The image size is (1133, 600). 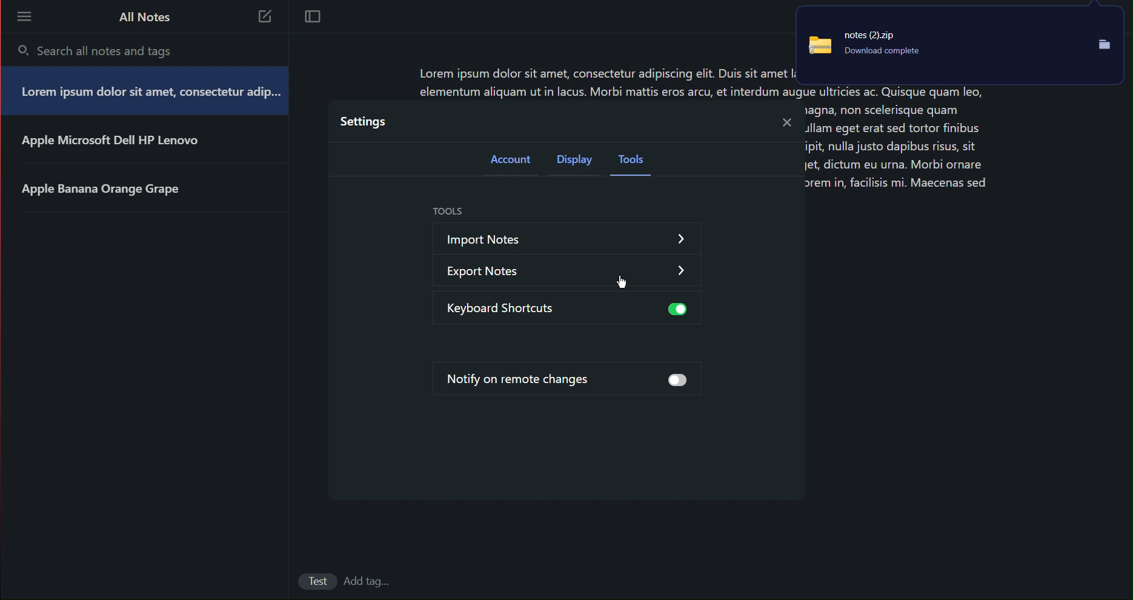 What do you see at coordinates (527, 309) in the screenshot?
I see `Keyboard Shortcuts` at bounding box center [527, 309].